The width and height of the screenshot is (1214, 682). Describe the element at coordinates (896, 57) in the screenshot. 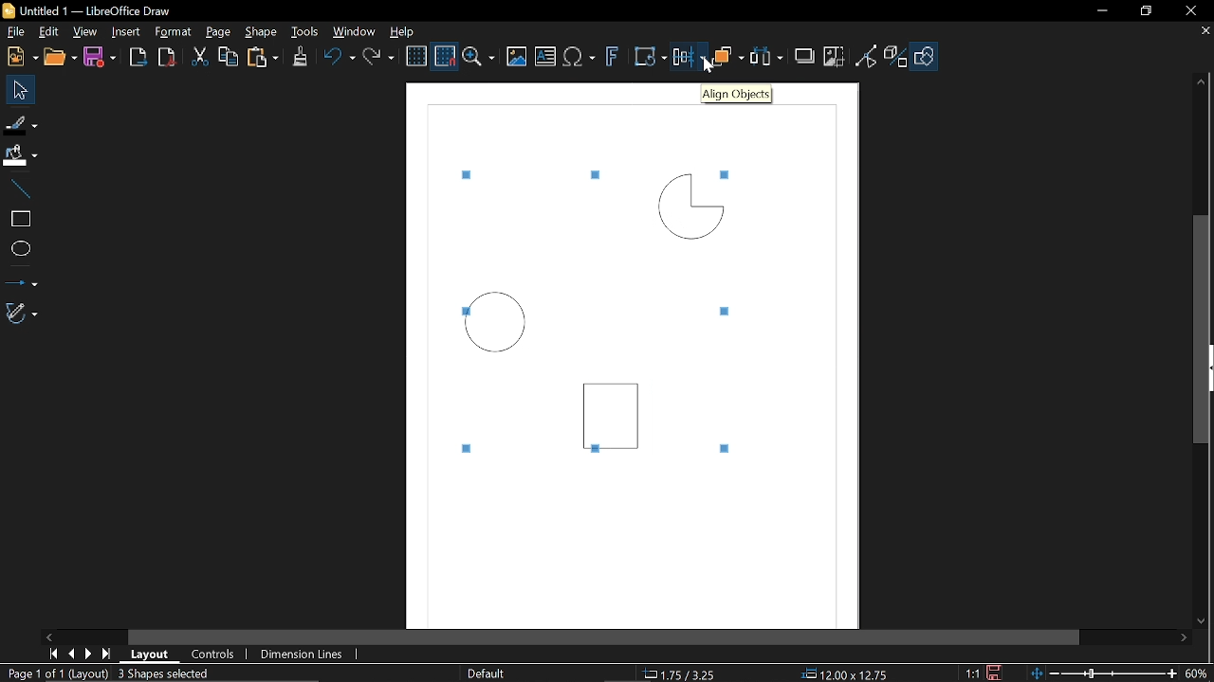

I see `Toggle extrusion` at that location.